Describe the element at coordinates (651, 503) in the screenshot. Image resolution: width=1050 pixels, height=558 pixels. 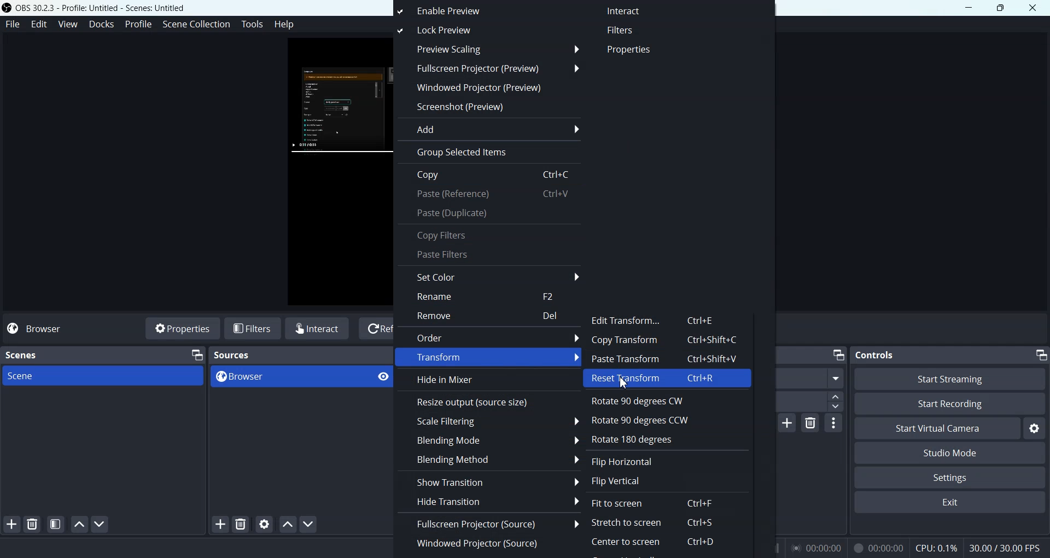
I see `Fit to screen` at that location.